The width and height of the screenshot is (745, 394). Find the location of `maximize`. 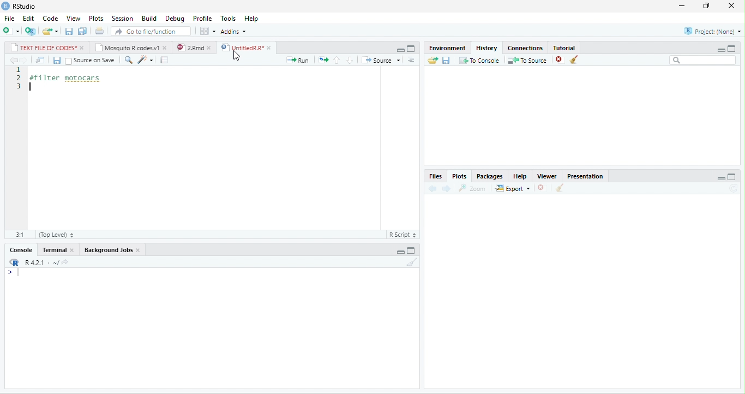

maximize is located at coordinates (732, 177).